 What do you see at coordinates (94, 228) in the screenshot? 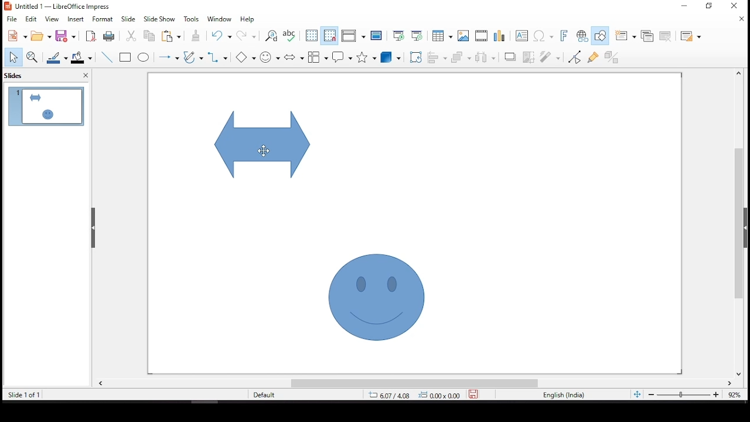
I see `drag handles` at bounding box center [94, 228].